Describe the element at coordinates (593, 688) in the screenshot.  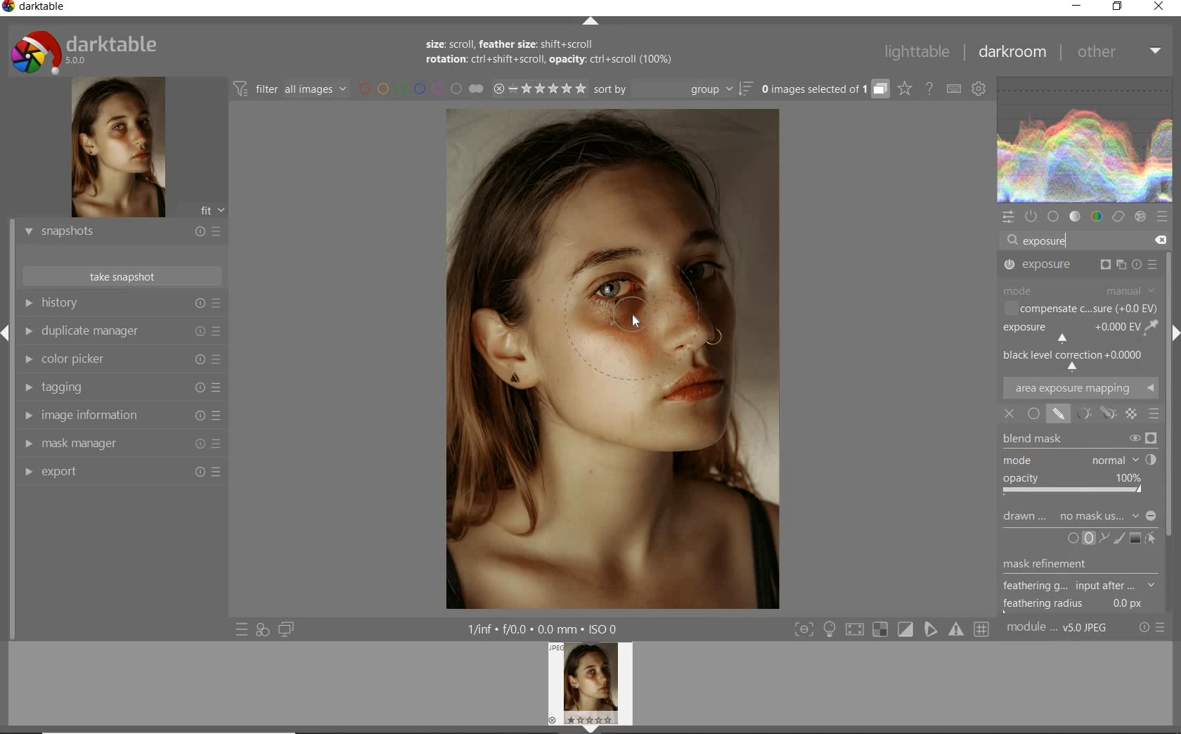
I see `image preview` at that location.